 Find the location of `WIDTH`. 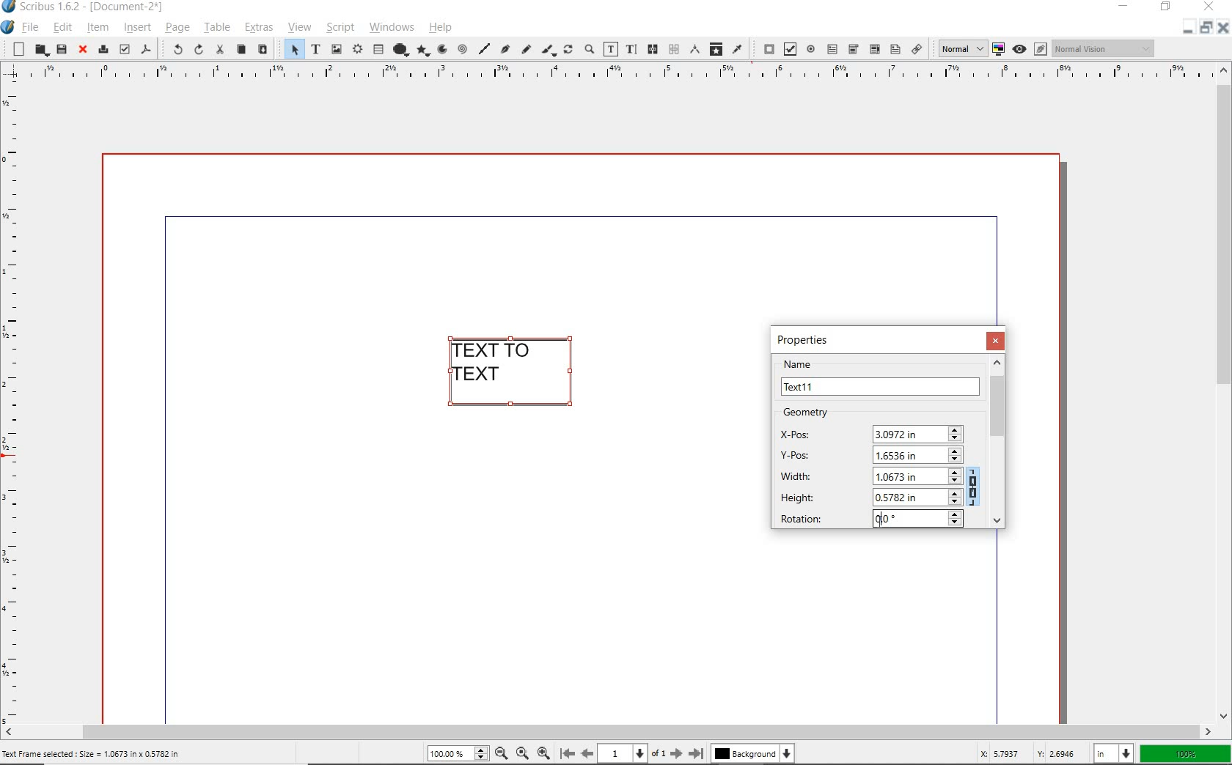

WIDTH is located at coordinates (870, 475).